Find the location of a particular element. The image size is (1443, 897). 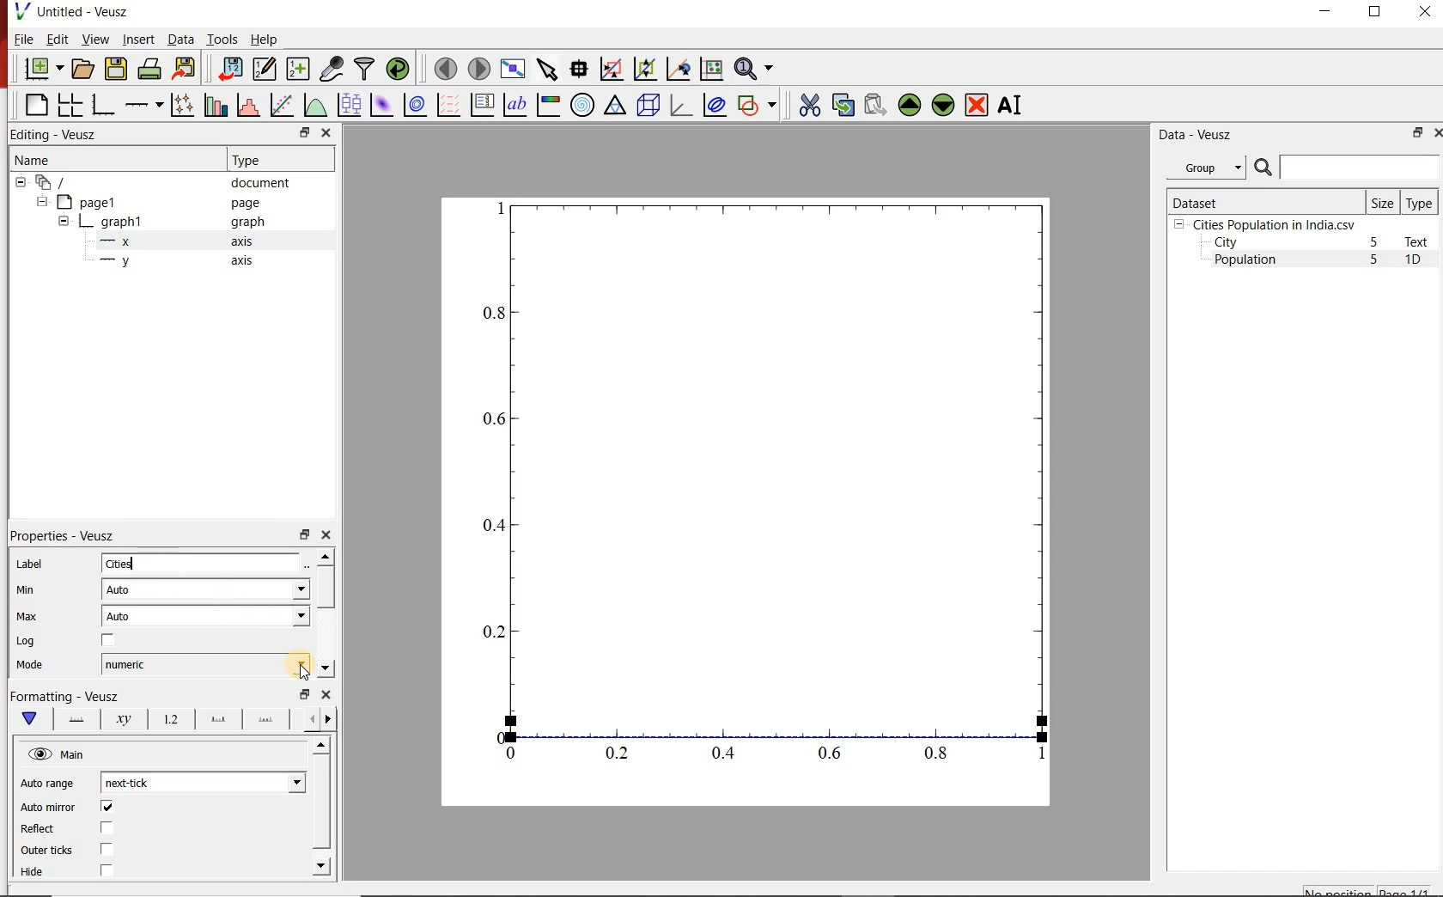

fit a function to data is located at coordinates (281, 104).